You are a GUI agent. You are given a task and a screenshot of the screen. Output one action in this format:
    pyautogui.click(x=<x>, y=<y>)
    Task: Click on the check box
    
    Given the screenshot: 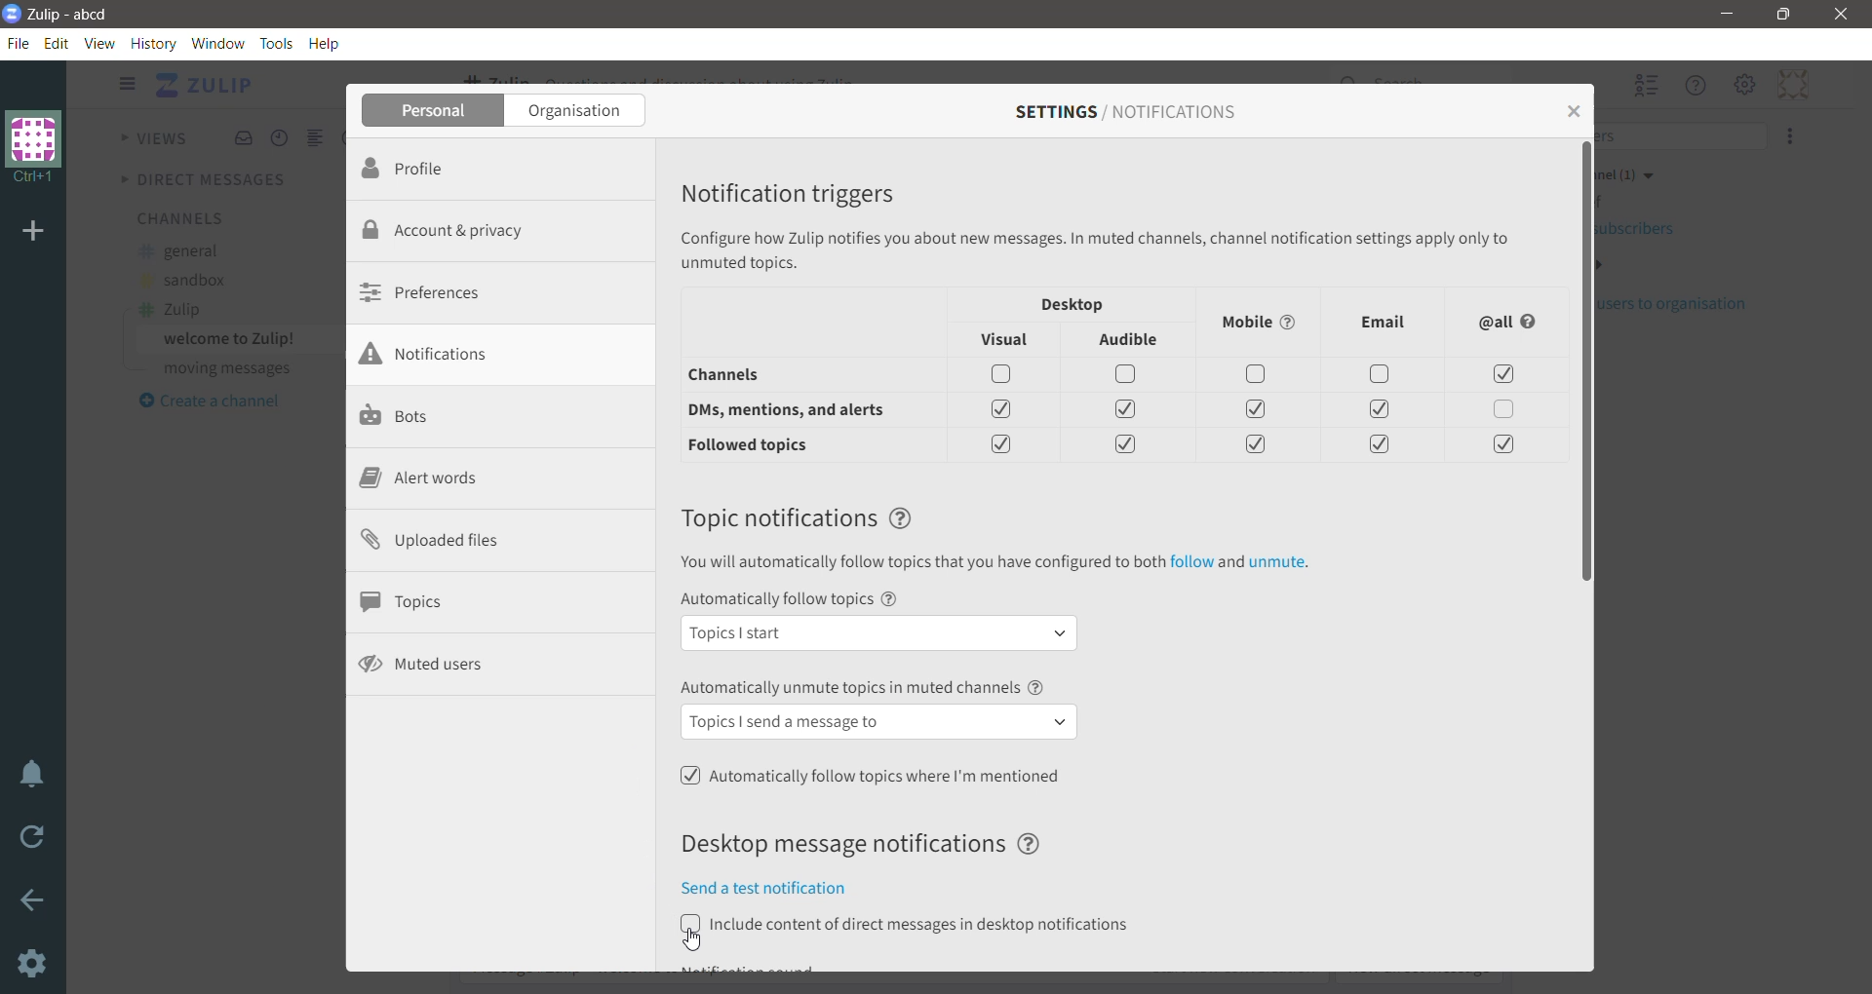 What is the action you would take?
    pyautogui.click(x=1258, y=412)
    